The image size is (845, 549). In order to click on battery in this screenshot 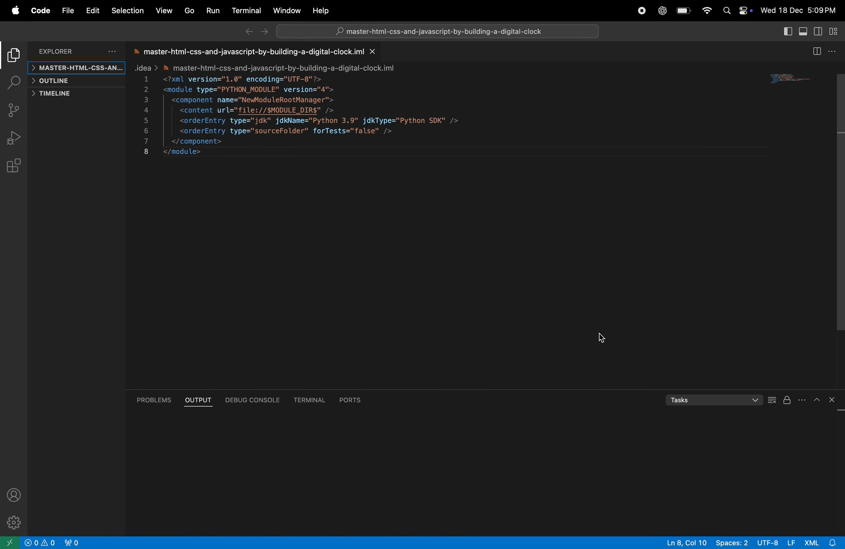, I will do `click(683, 11)`.